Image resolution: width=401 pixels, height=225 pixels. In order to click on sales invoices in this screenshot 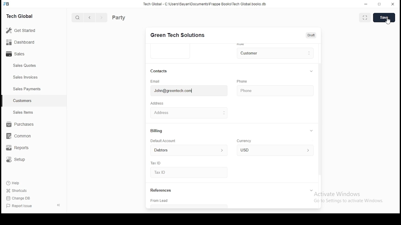, I will do `click(25, 77)`.